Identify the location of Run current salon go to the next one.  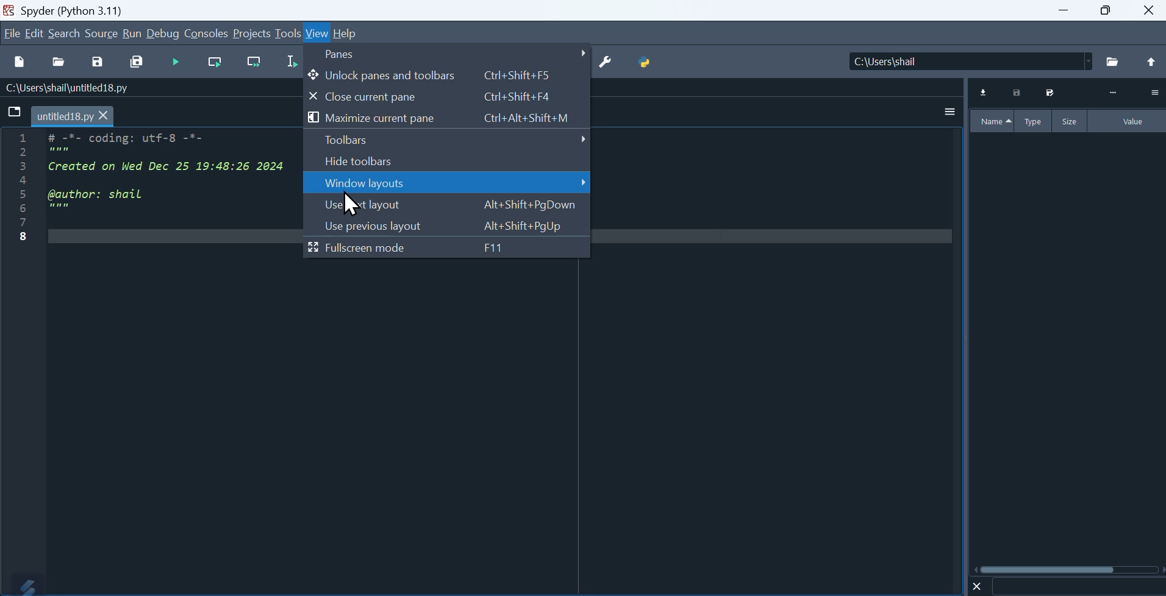
(254, 62).